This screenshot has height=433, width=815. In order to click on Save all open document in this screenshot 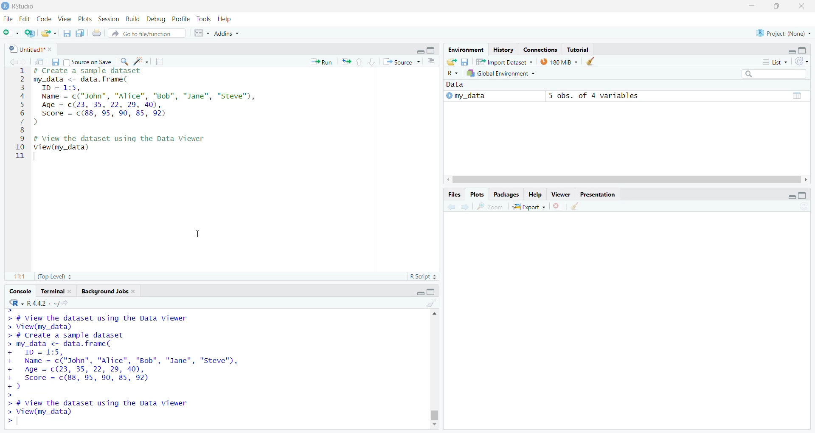, I will do `click(81, 34)`.